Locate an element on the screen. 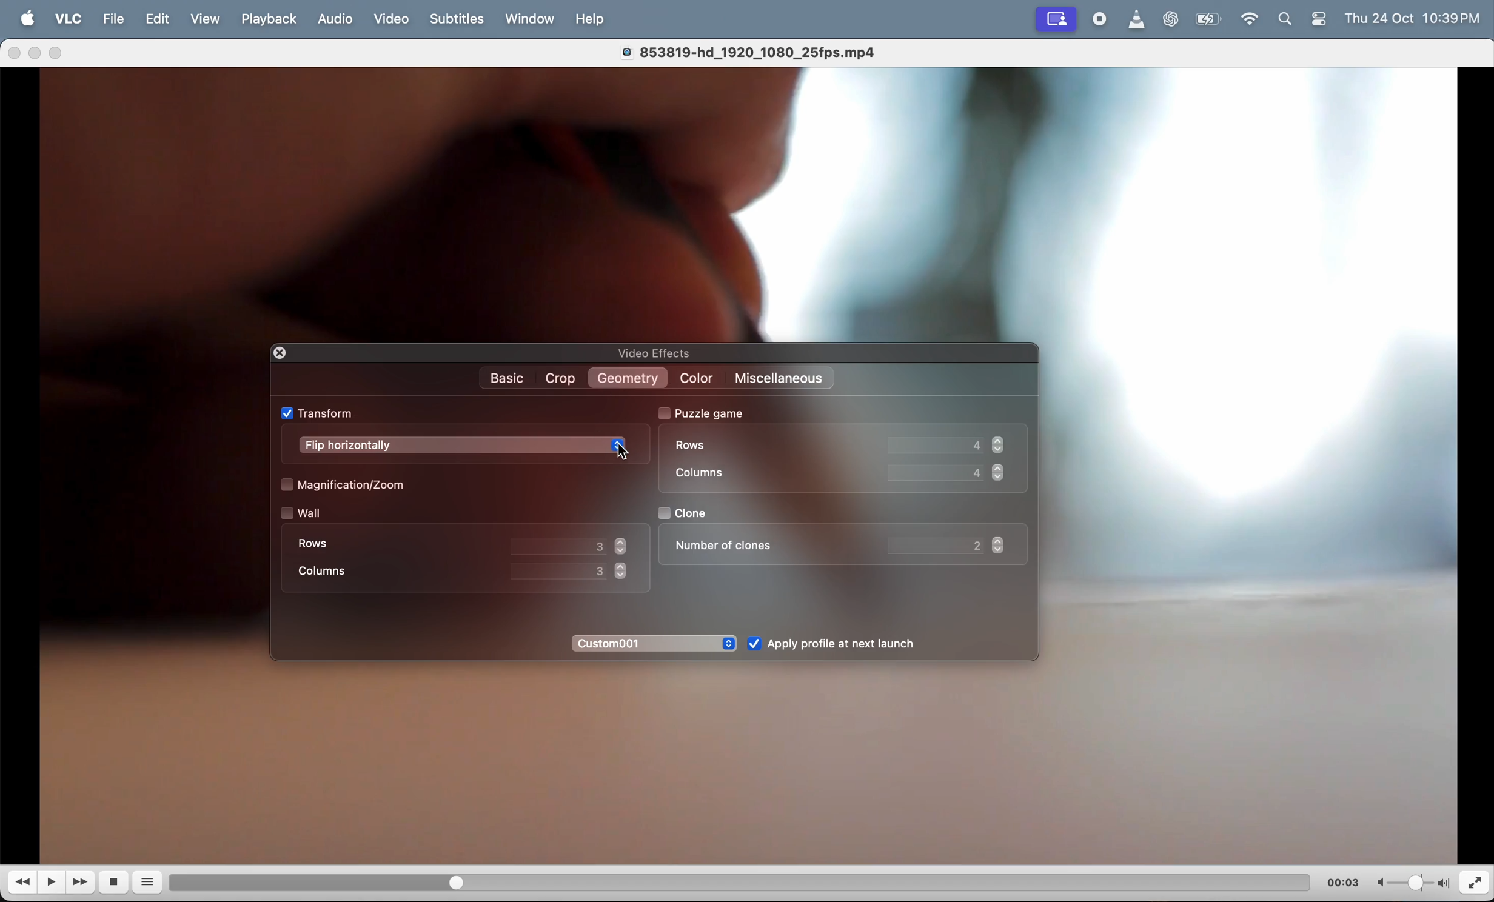  close is located at coordinates (16, 53).